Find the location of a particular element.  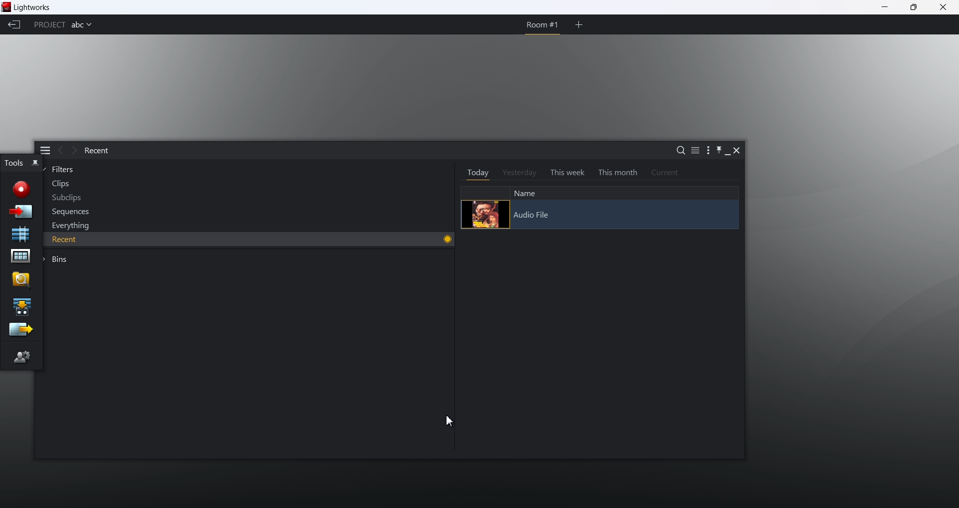

recent is located at coordinates (96, 151).